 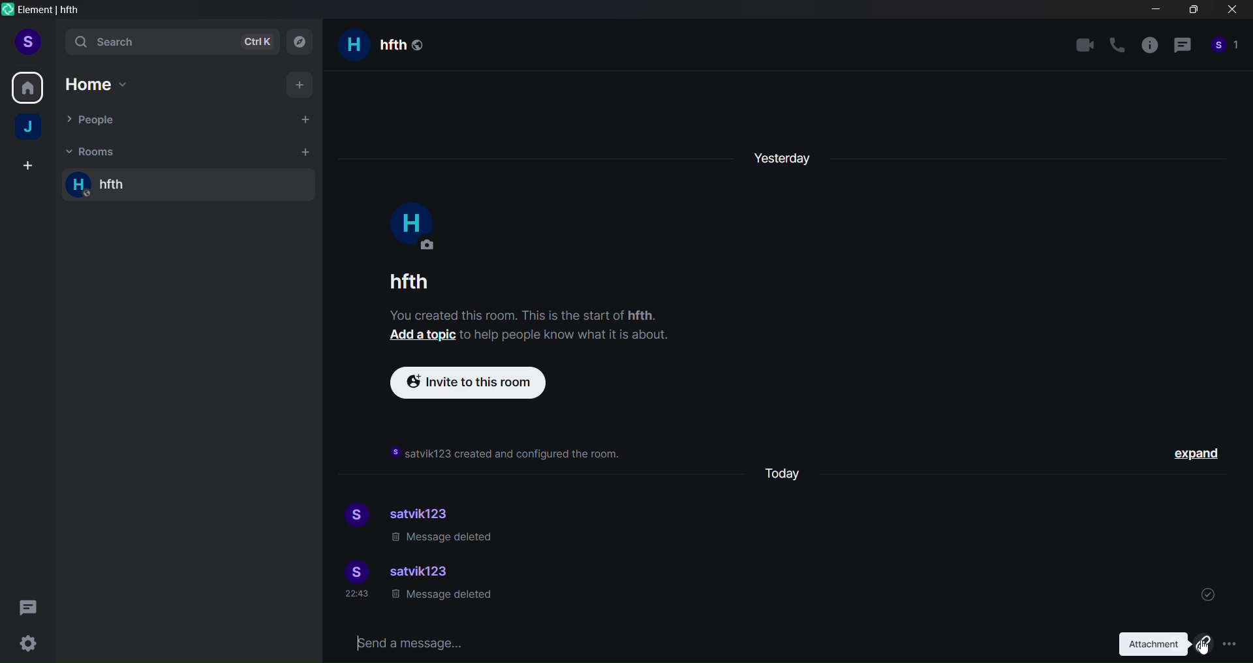 What do you see at coordinates (28, 85) in the screenshot?
I see `home` at bounding box center [28, 85].